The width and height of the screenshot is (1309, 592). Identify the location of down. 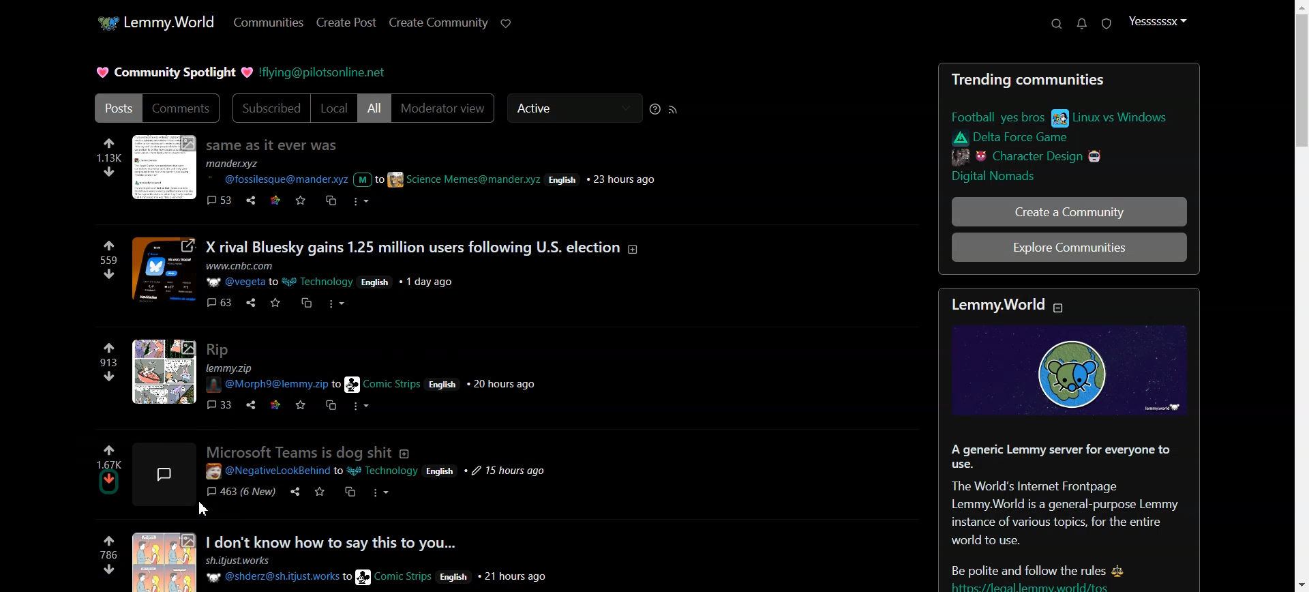
(109, 275).